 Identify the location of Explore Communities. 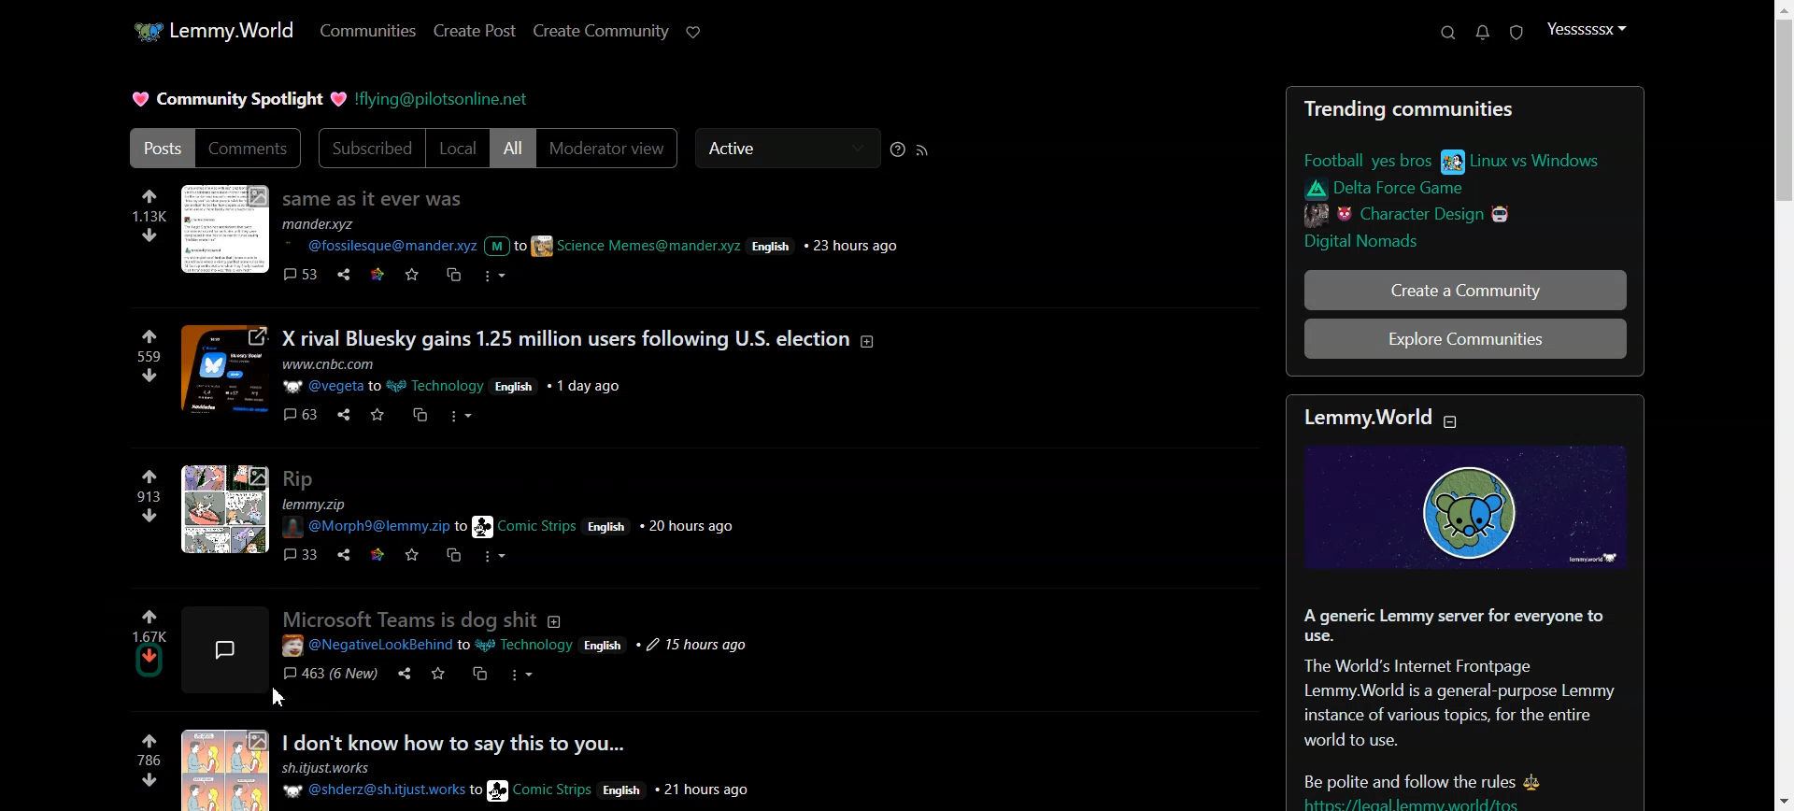
(1463, 340).